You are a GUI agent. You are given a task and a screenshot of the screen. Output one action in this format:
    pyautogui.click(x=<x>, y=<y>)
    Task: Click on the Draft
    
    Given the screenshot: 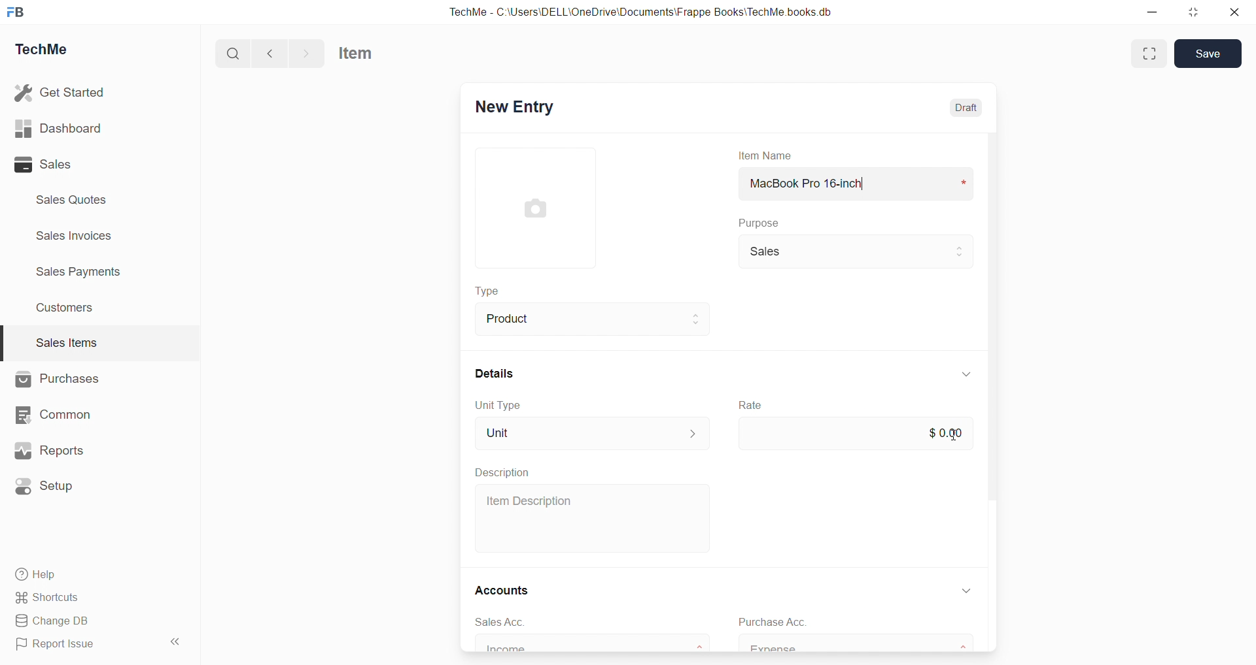 What is the action you would take?
    pyautogui.click(x=967, y=107)
    